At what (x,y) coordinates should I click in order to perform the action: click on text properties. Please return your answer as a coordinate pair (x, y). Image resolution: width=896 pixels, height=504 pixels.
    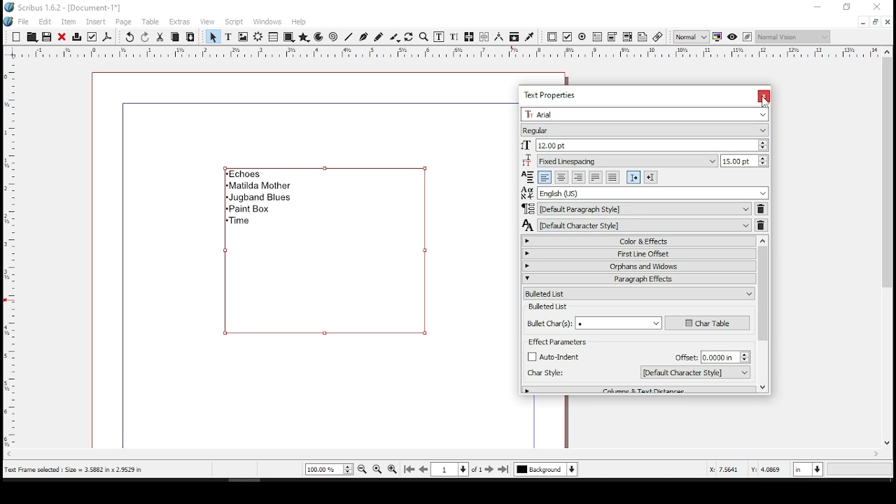
    Looking at the image, I should click on (553, 94).